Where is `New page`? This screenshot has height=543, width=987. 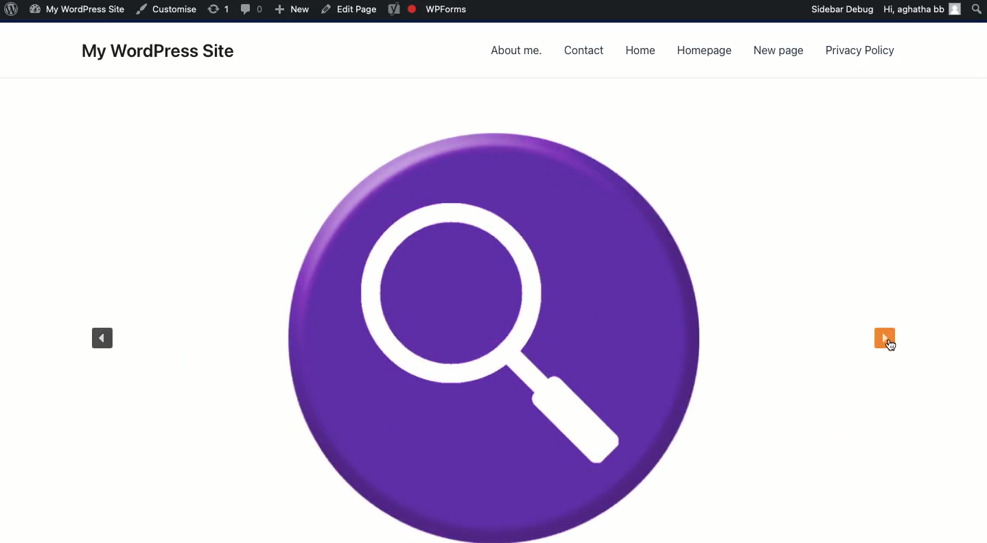
New page is located at coordinates (775, 53).